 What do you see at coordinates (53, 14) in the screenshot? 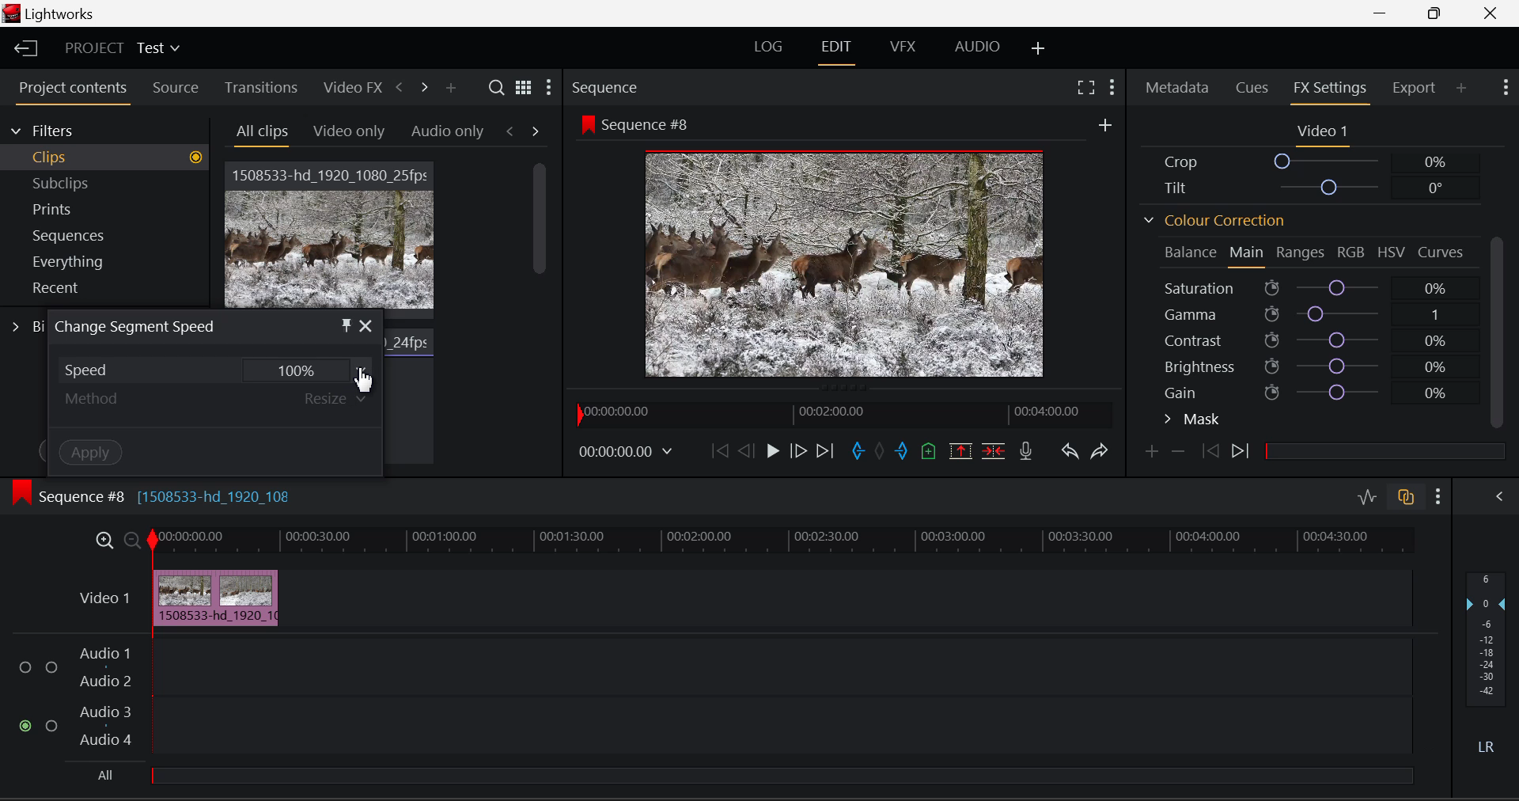
I see `Window Title` at bounding box center [53, 14].